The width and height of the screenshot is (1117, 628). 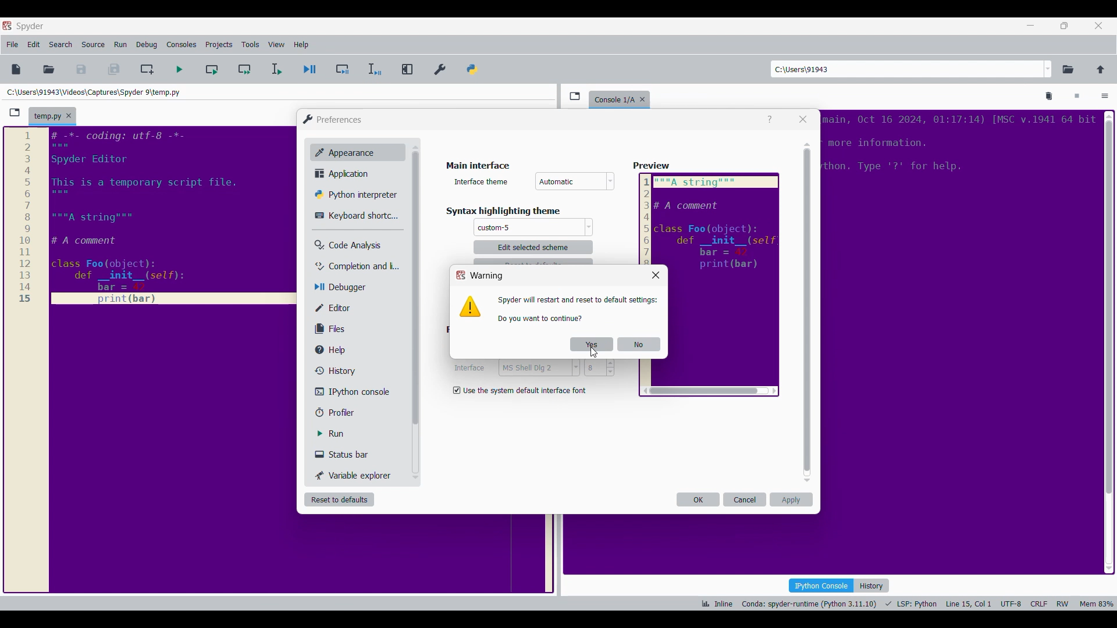 I want to click on Interface theme options, so click(x=575, y=181).